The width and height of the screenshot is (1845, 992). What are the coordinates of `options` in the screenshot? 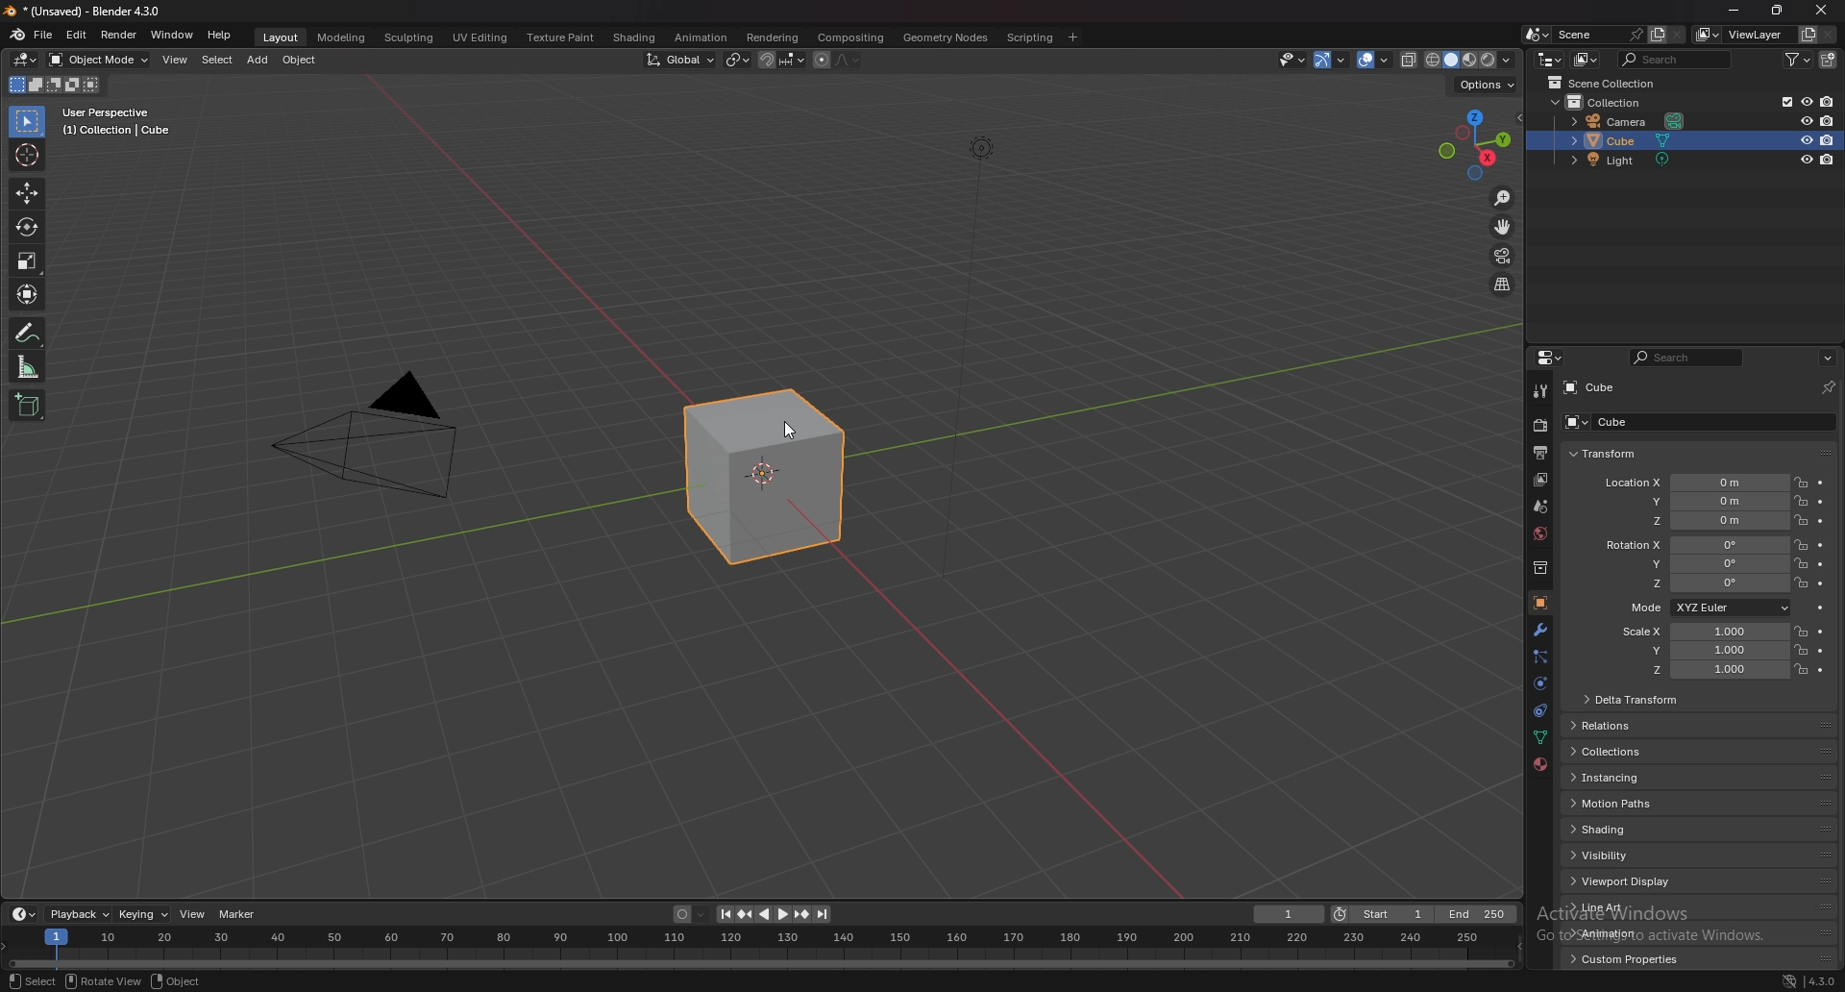 It's located at (1486, 87).